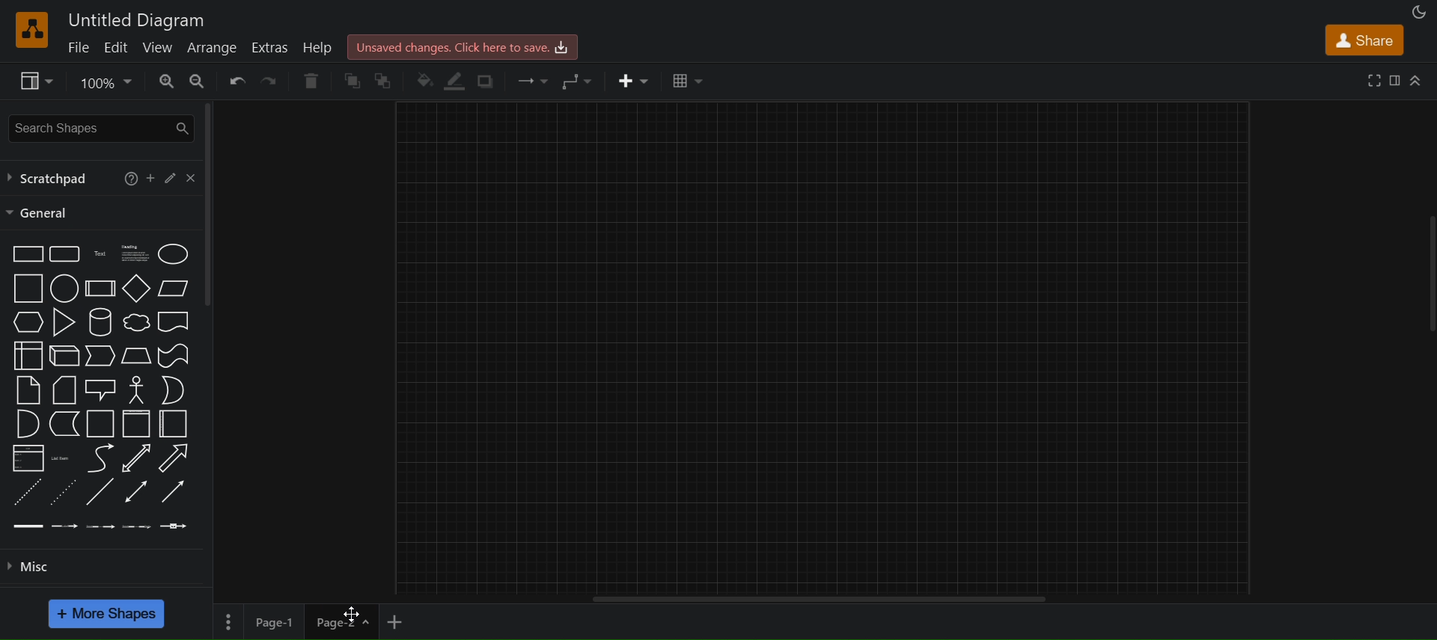 The height and width of the screenshot is (640, 1437). I want to click on dashed line, so click(25, 491).